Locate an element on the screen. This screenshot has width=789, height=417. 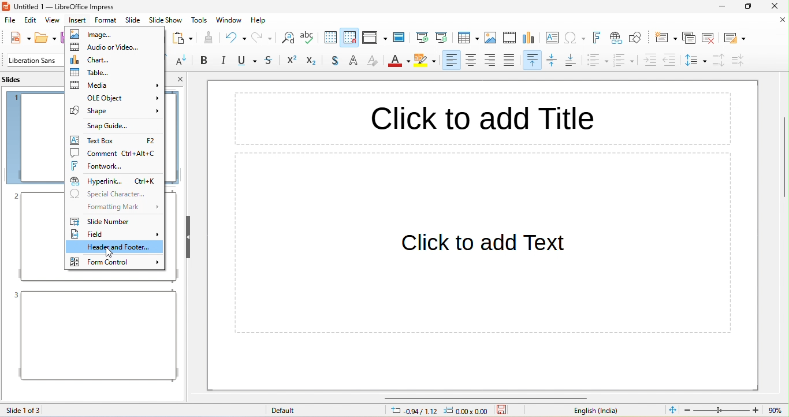
vertical scroll bar is located at coordinates (783, 157).